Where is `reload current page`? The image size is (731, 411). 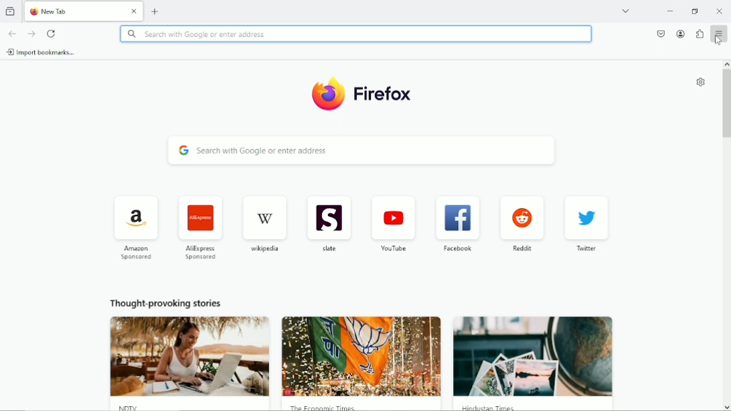
reload current page is located at coordinates (52, 33).